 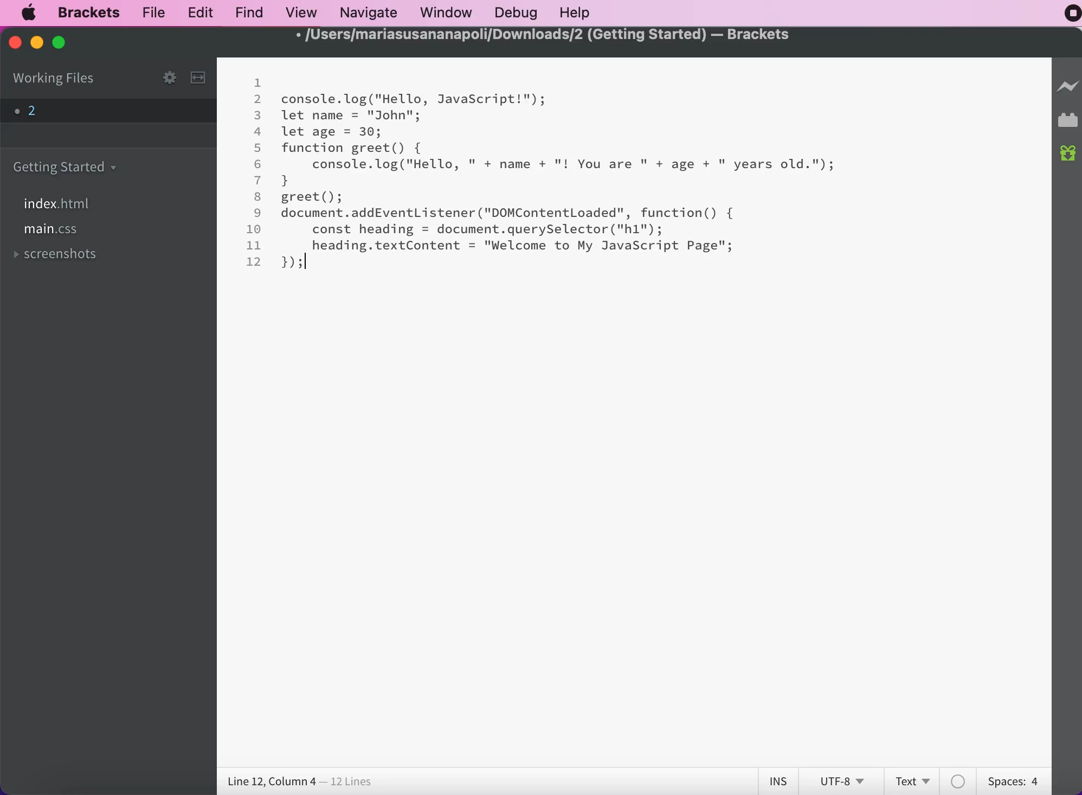 I want to click on line 12, column 4 - 12 lines, so click(x=299, y=780).